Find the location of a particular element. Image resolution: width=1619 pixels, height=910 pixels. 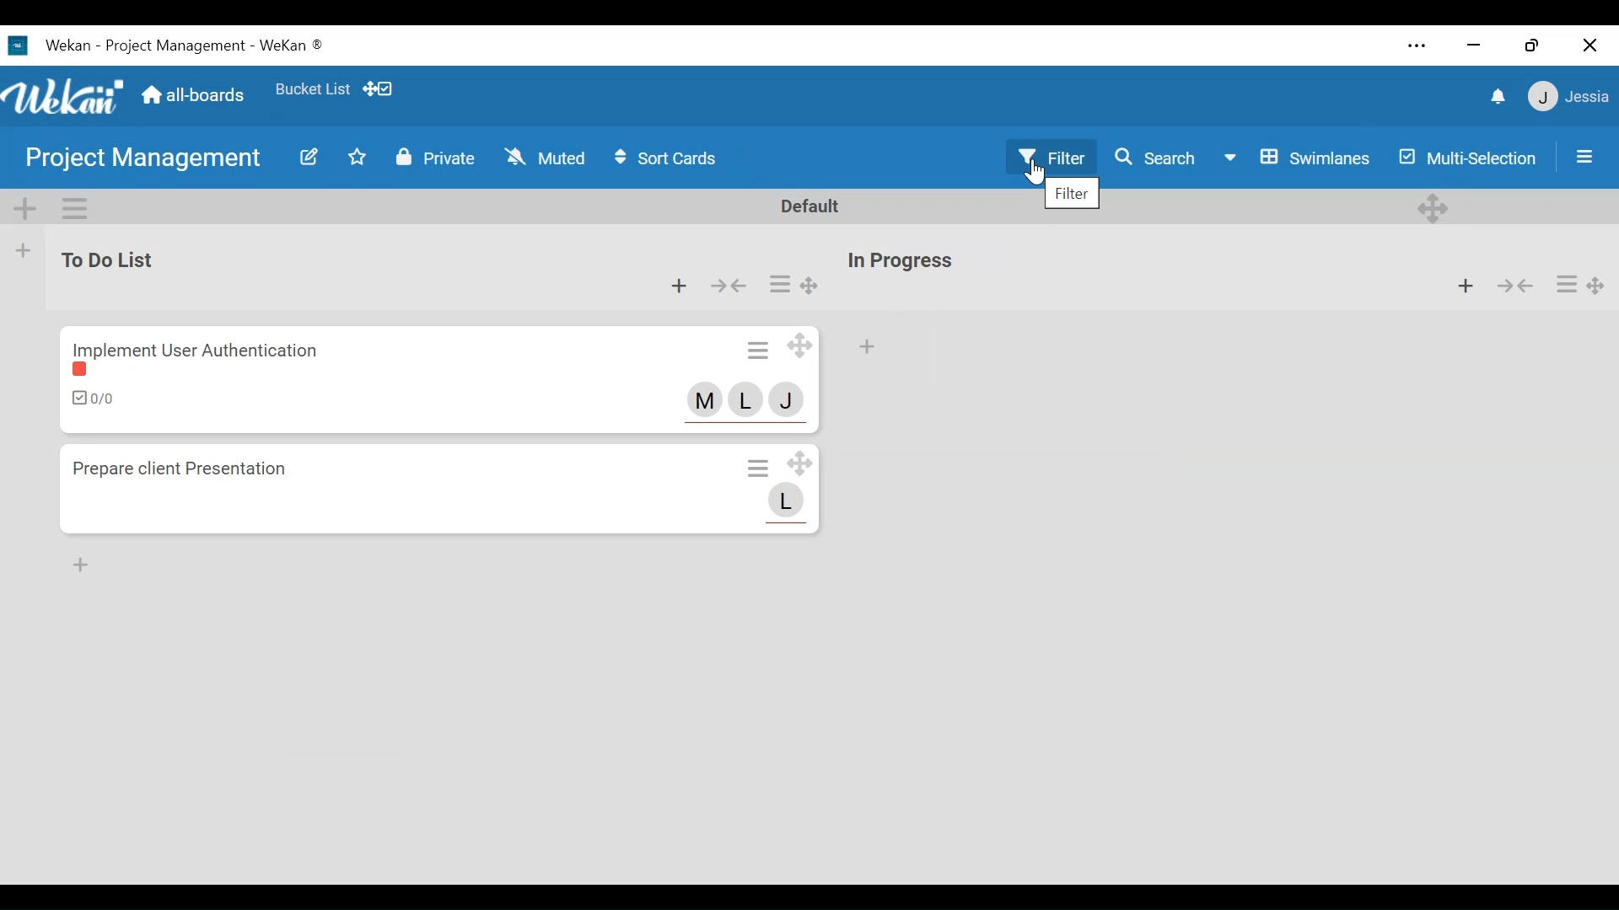

Desktop drag handles is located at coordinates (805, 348).